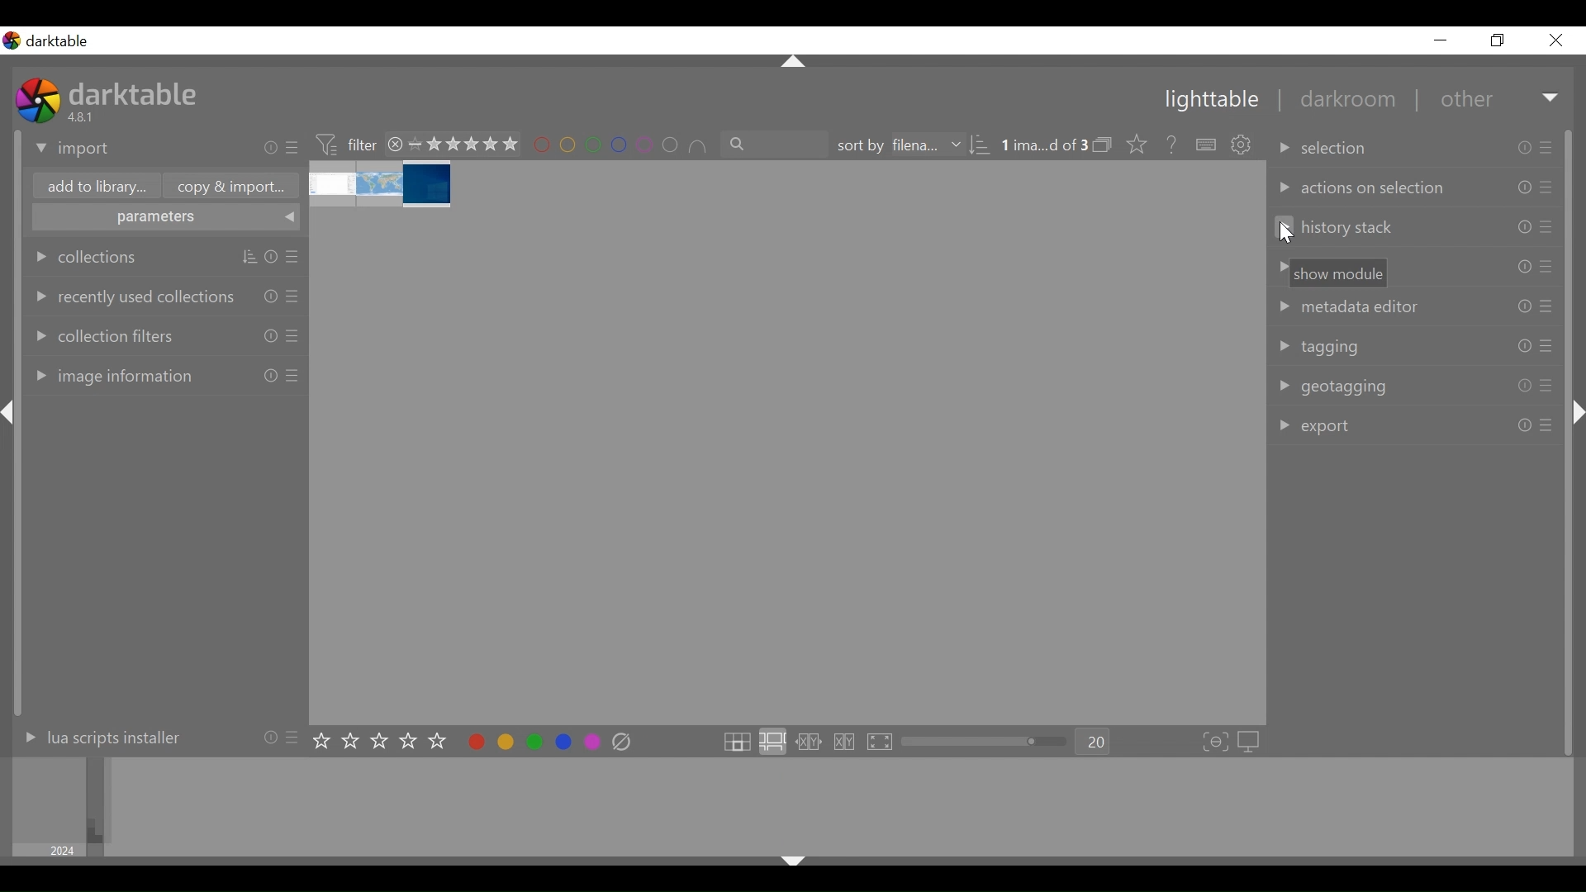 The width and height of the screenshot is (1586, 892). What do you see at coordinates (271, 148) in the screenshot?
I see `info` at bounding box center [271, 148].